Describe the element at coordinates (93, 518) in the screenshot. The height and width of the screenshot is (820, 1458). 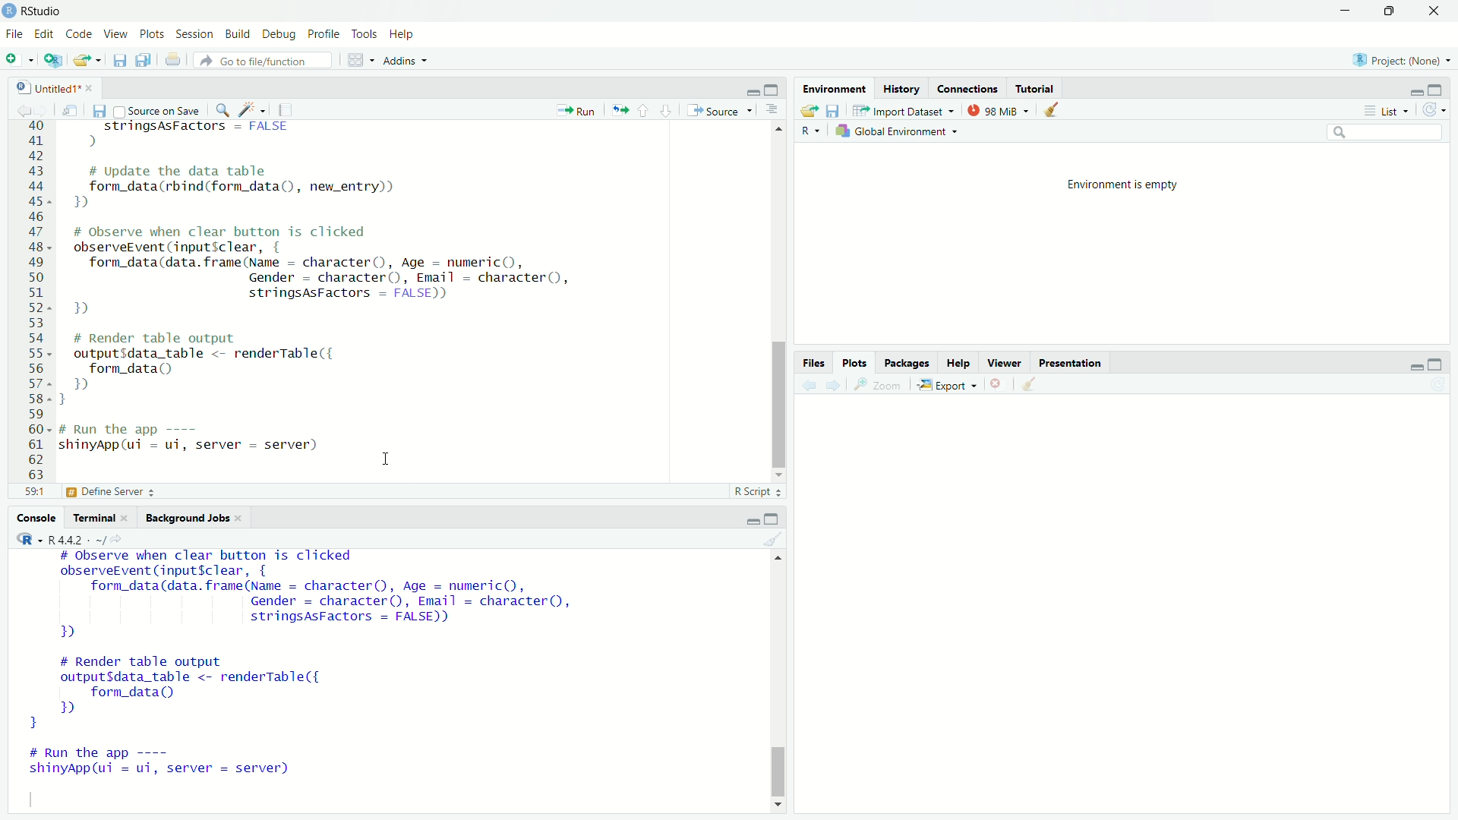
I see `terminal` at that location.